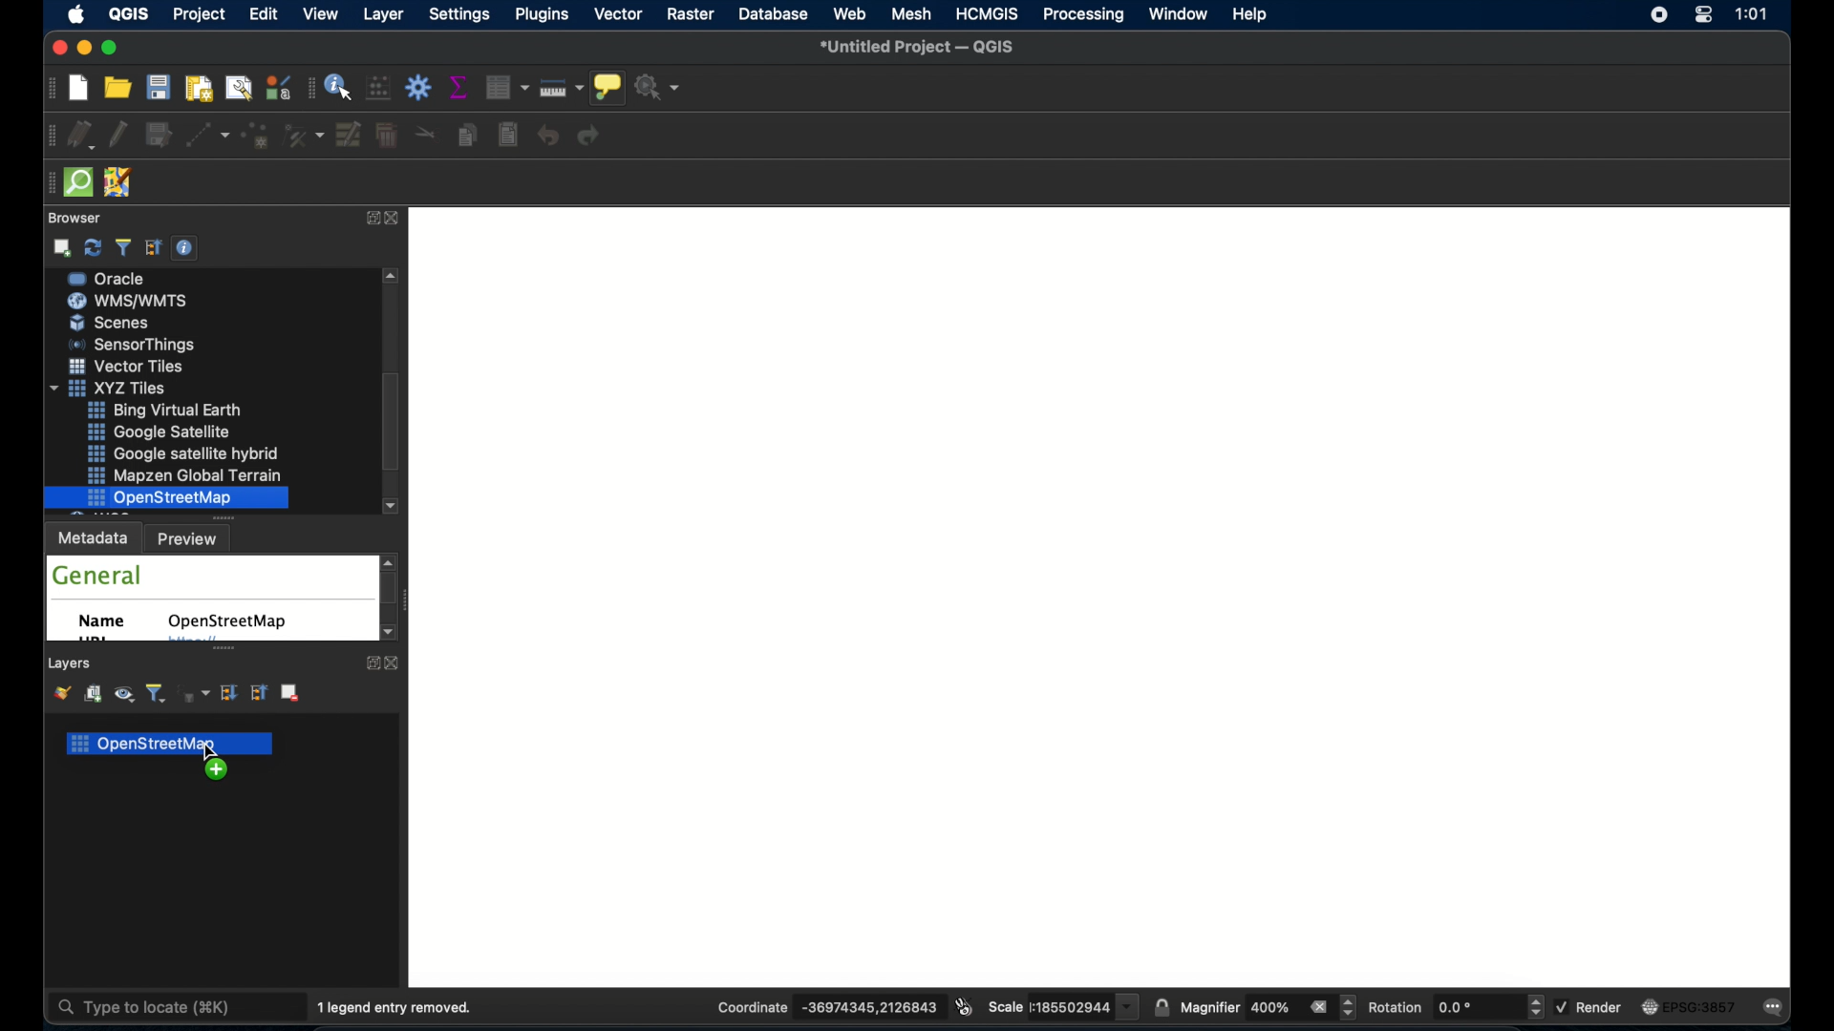  I want to click on screen recorder, so click(1656, 13).